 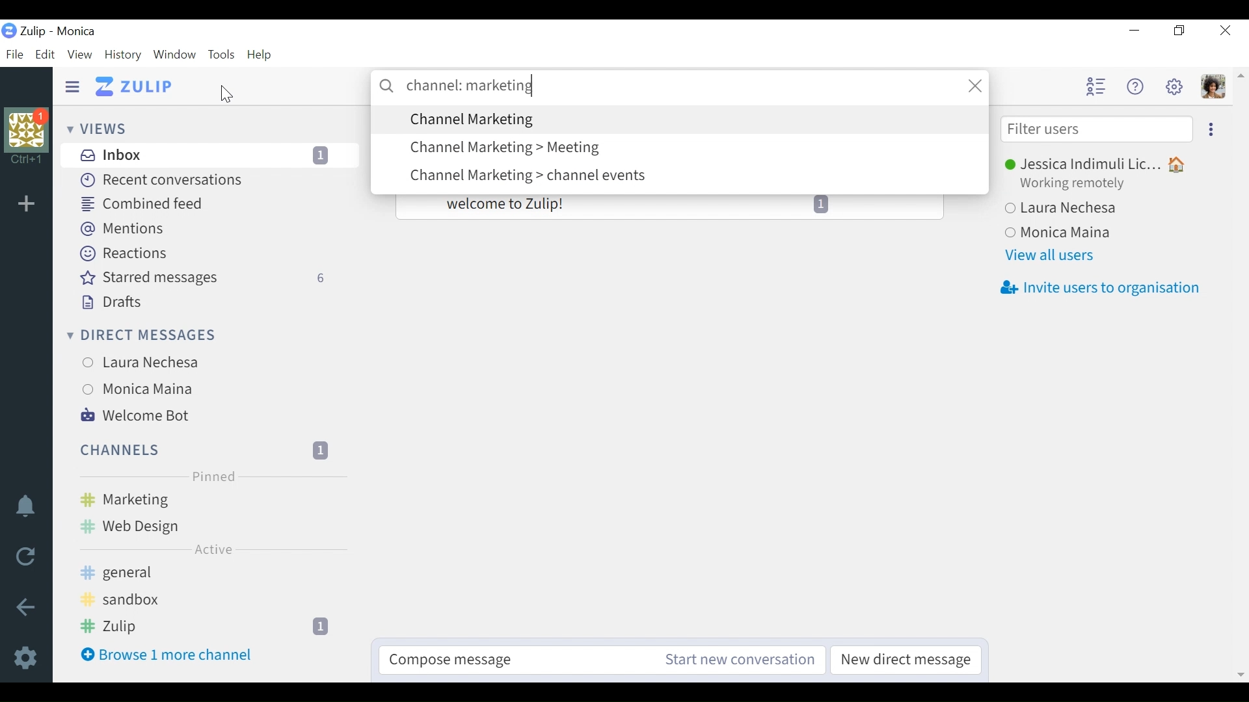 I want to click on Browse more channel, so click(x=166, y=655).